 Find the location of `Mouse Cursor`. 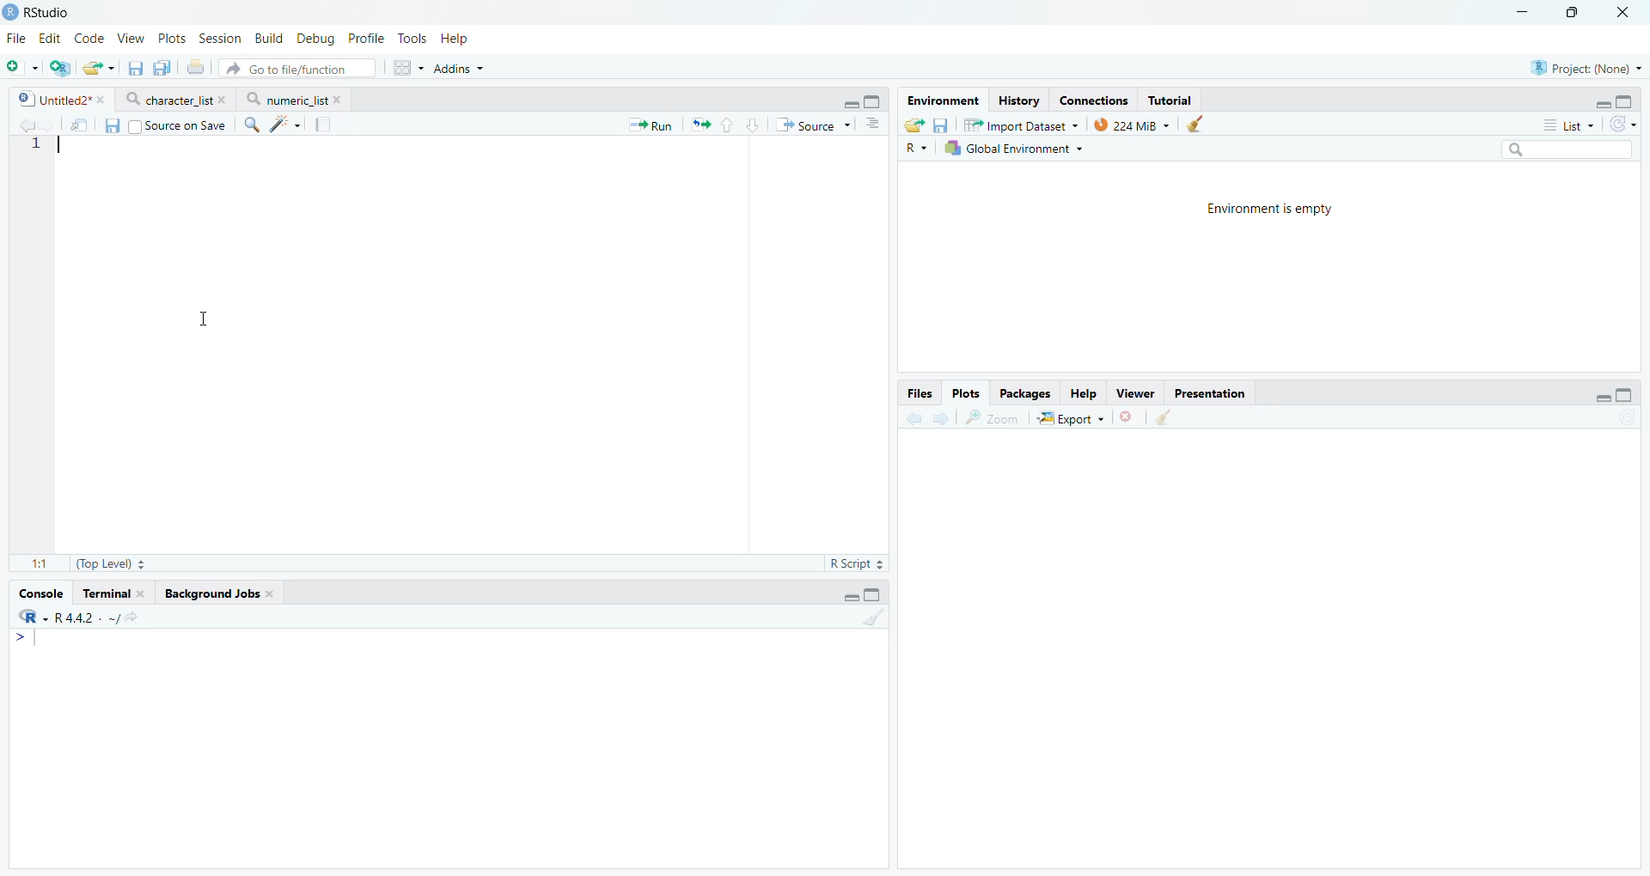

Mouse Cursor is located at coordinates (205, 317).